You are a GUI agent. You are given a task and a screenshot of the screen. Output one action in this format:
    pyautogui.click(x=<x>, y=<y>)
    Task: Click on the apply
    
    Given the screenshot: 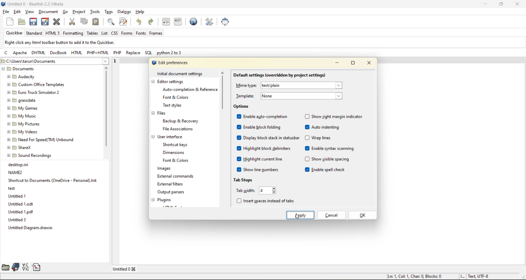 What is the action you would take?
    pyautogui.click(x=301, y=215)
    